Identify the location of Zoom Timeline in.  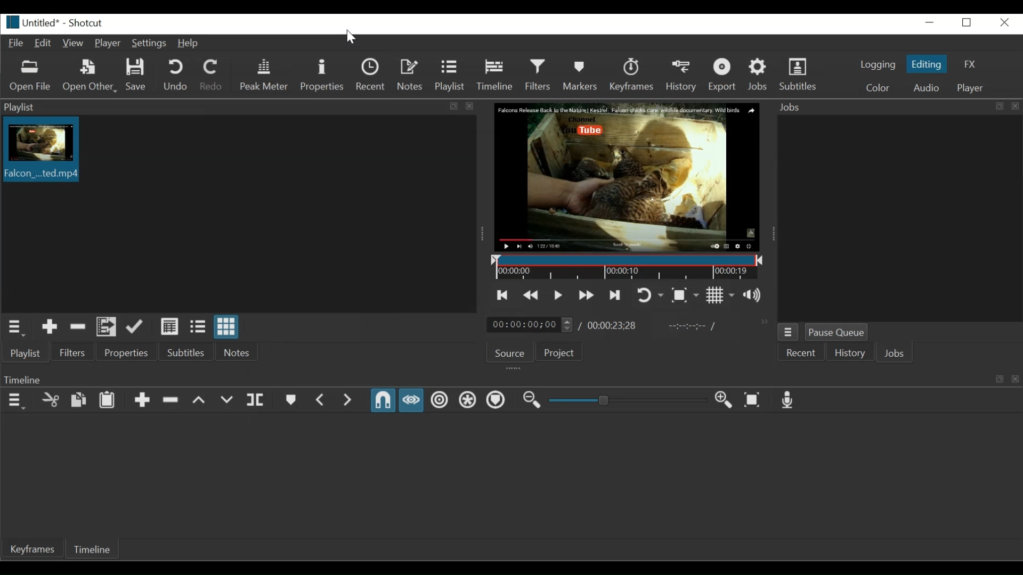
(726, 401).